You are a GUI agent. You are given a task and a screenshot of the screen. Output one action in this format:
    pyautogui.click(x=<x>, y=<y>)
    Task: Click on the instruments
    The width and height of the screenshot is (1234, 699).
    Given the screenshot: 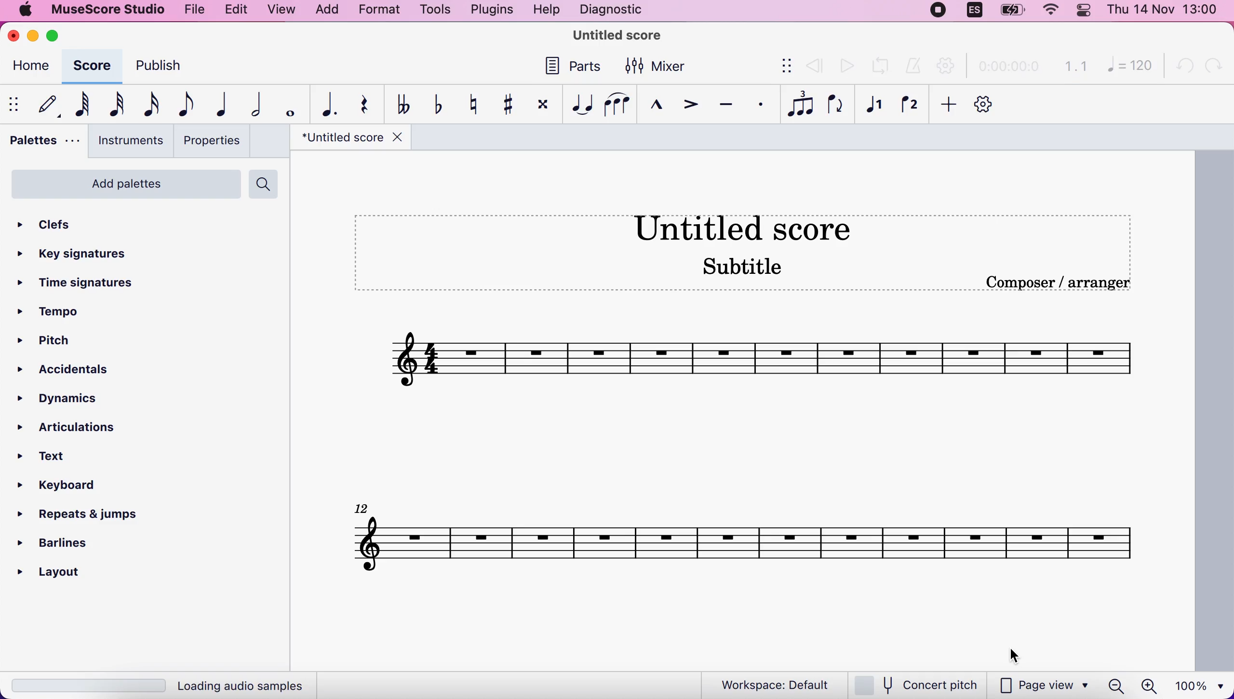 What is the action you would take?
    pyautogui.click(x=126, y=142)
    